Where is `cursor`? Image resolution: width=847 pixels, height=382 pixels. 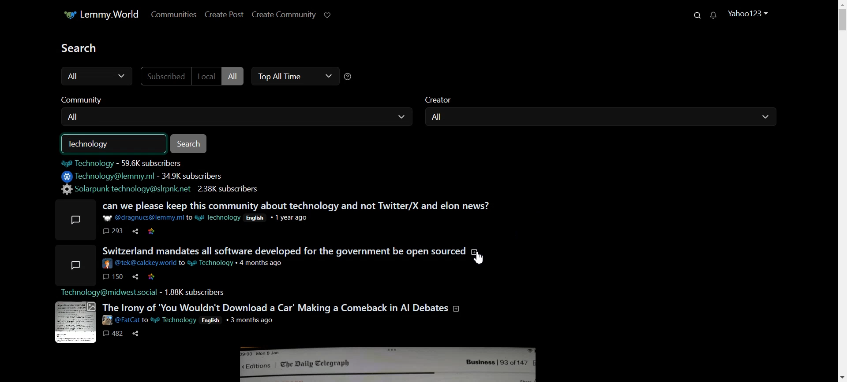 cursor is located at coordinates (479, 259).